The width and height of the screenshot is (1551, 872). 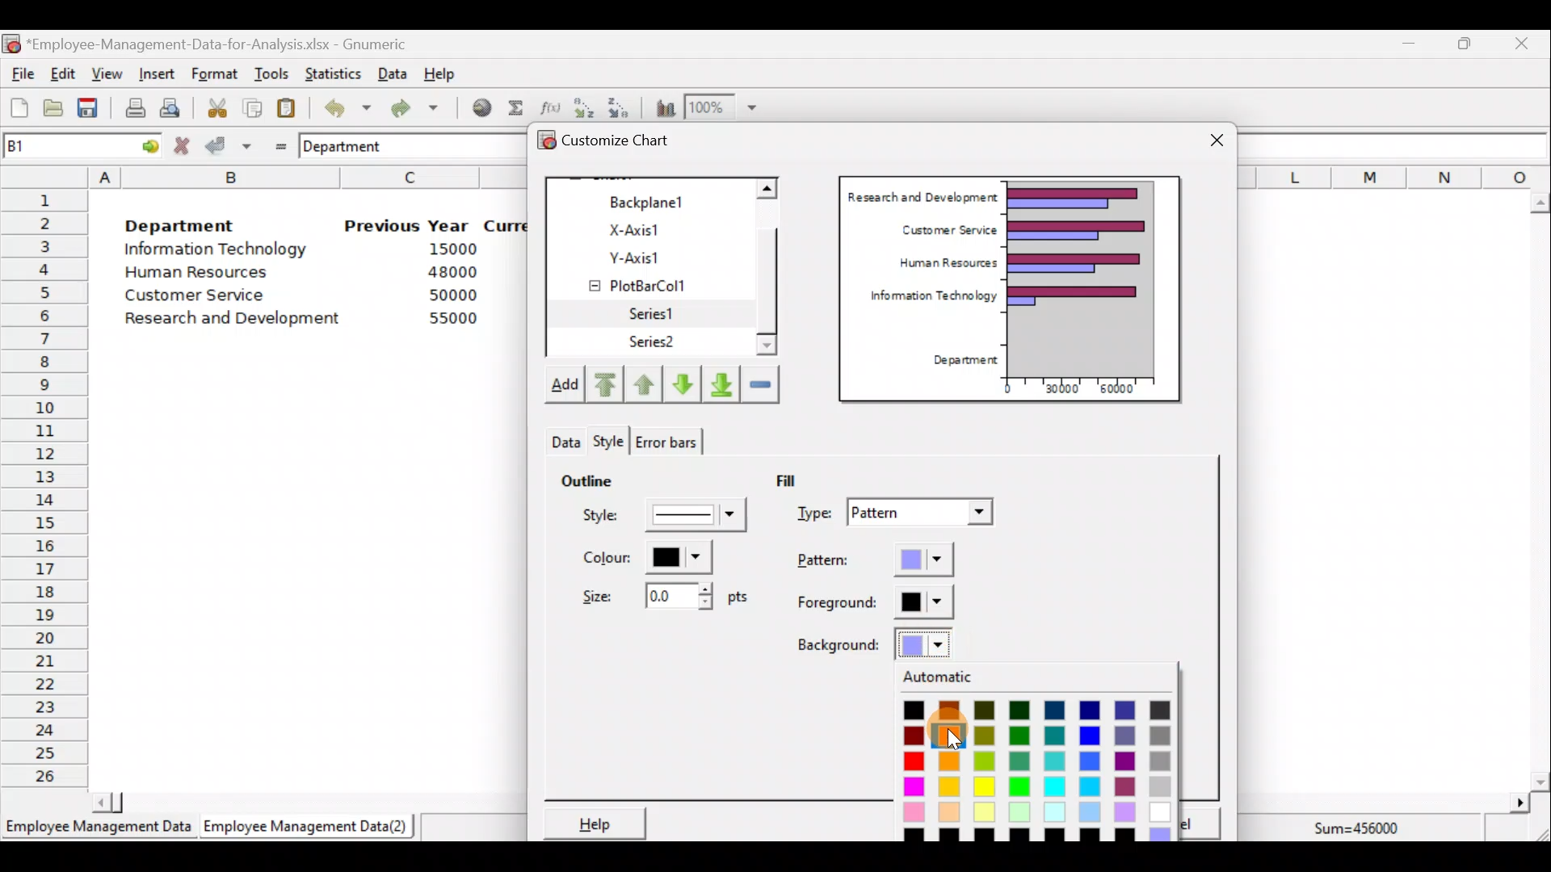 What do you see at coordinates (922, 195) in the screenshot?
I see `Research and Development` at bounding box center [922, 195].